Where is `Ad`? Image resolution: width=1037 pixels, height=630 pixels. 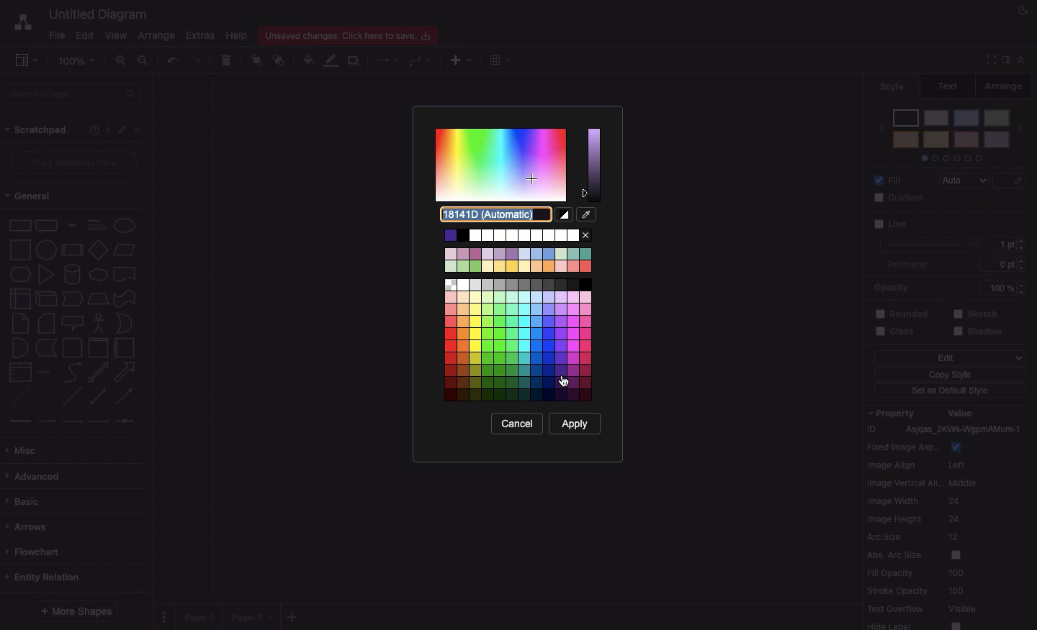 Ad is located at coordinates (462, 58).